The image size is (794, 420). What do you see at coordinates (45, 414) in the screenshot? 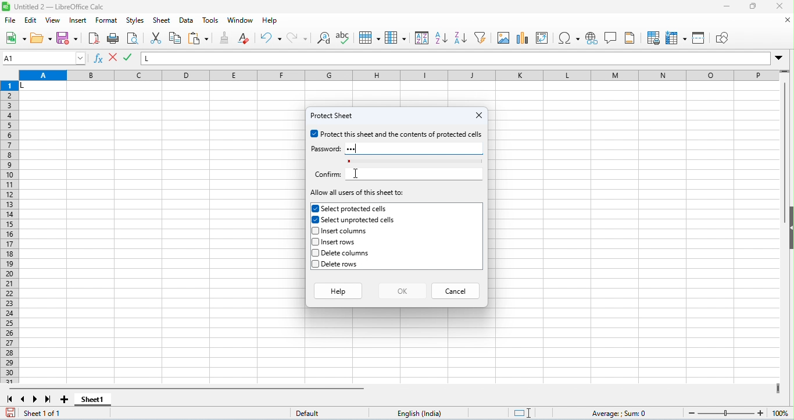
I see `sheet 1 of 1` at bounding box center [45, 414].